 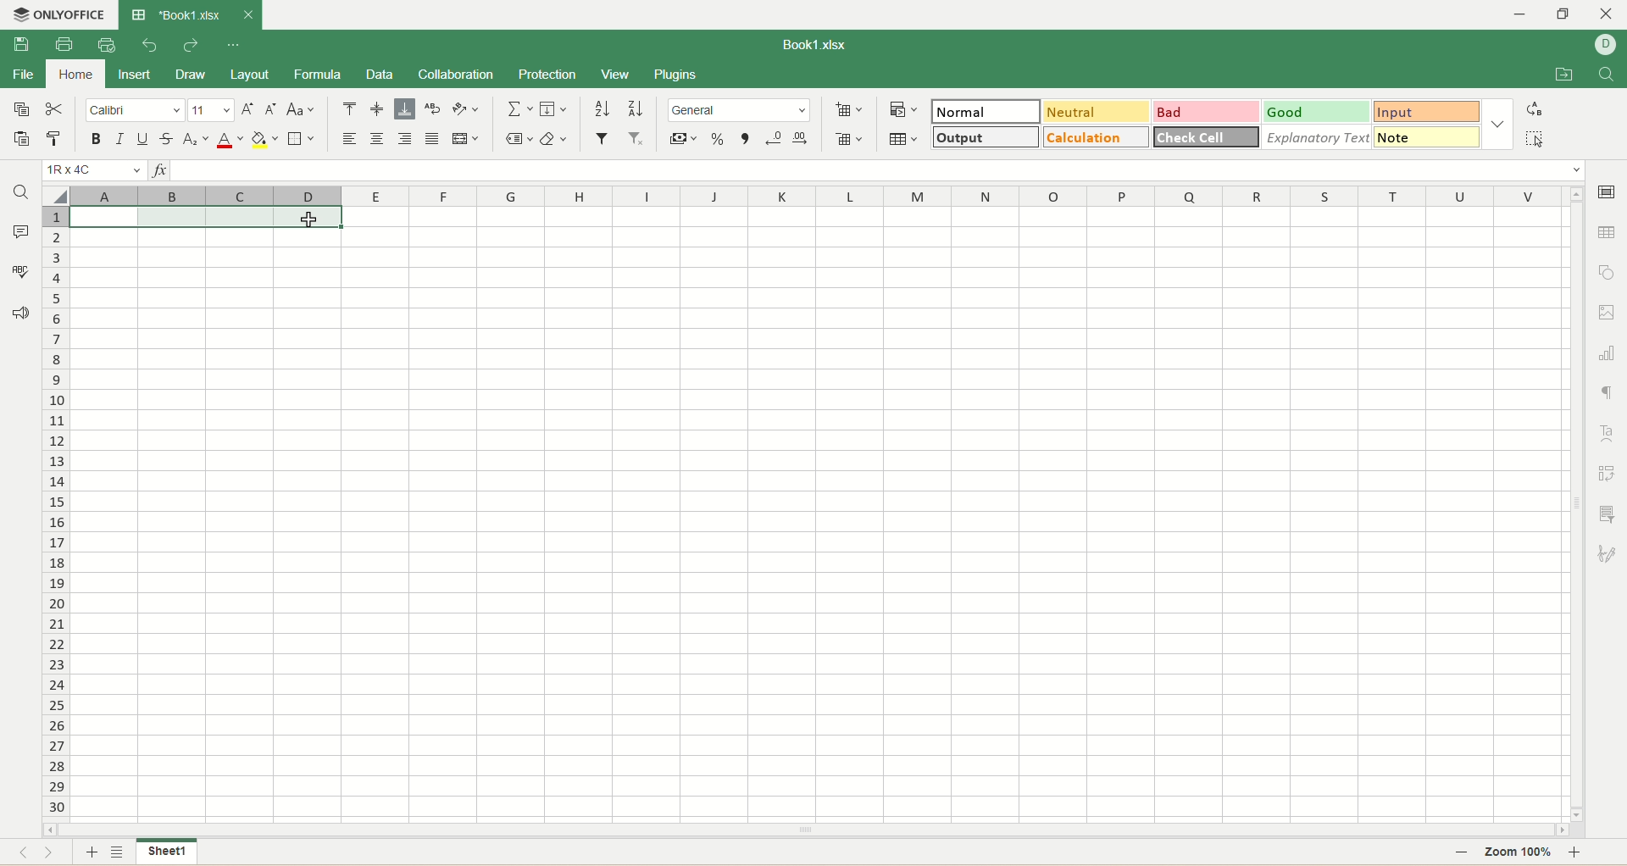 What do you see at coordinates (1532, 139) in the screenshot?
I see `select all` at bounding box center [1532, 139].